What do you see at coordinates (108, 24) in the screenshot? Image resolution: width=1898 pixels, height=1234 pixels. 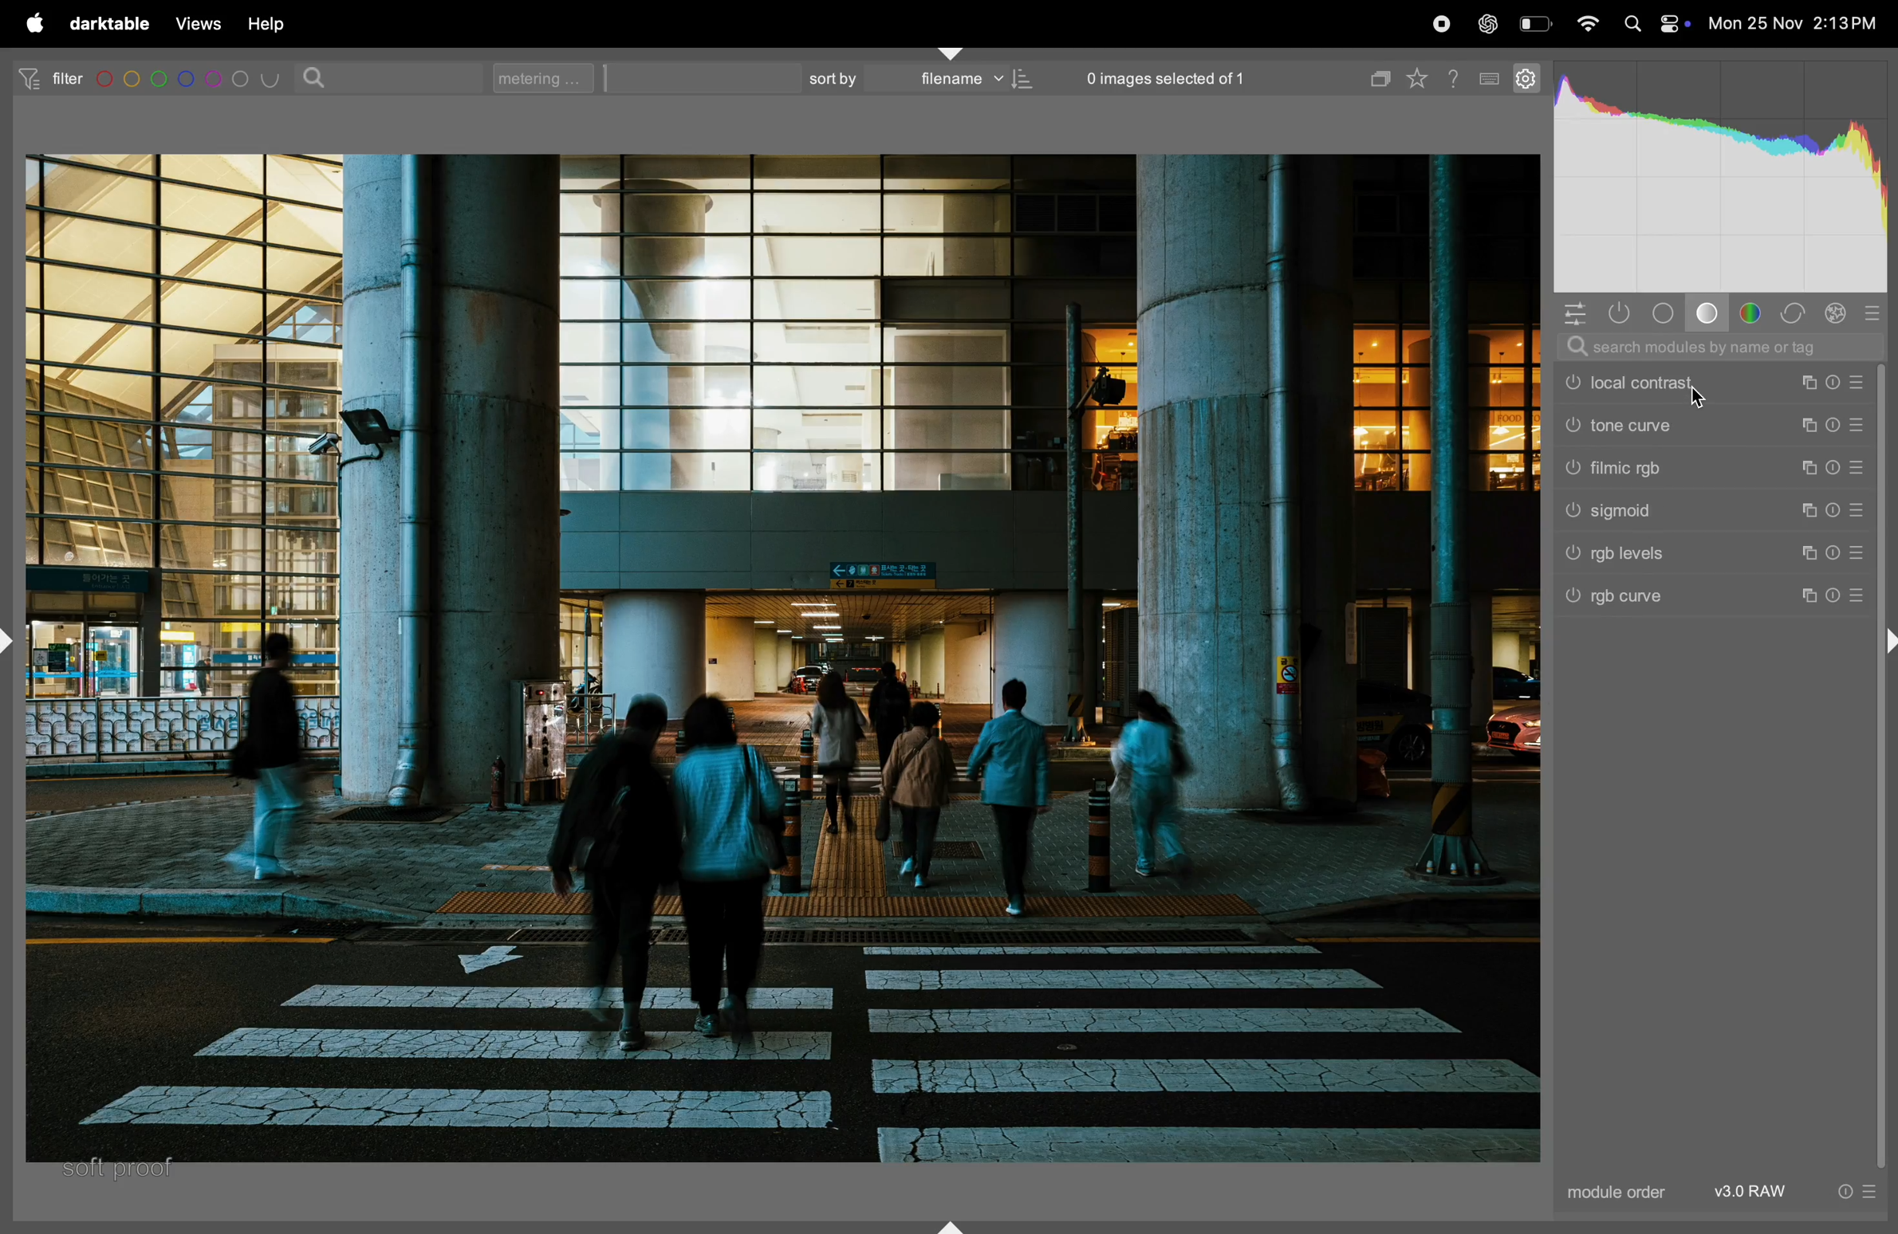 I see `darktable` at bounding box center [108, 24].